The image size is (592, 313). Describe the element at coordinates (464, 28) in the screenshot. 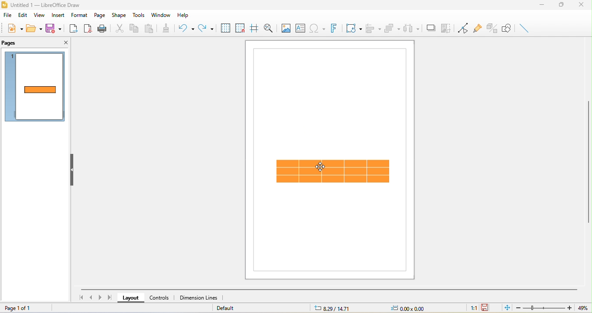

I see `toggle point edit mode` at that location.